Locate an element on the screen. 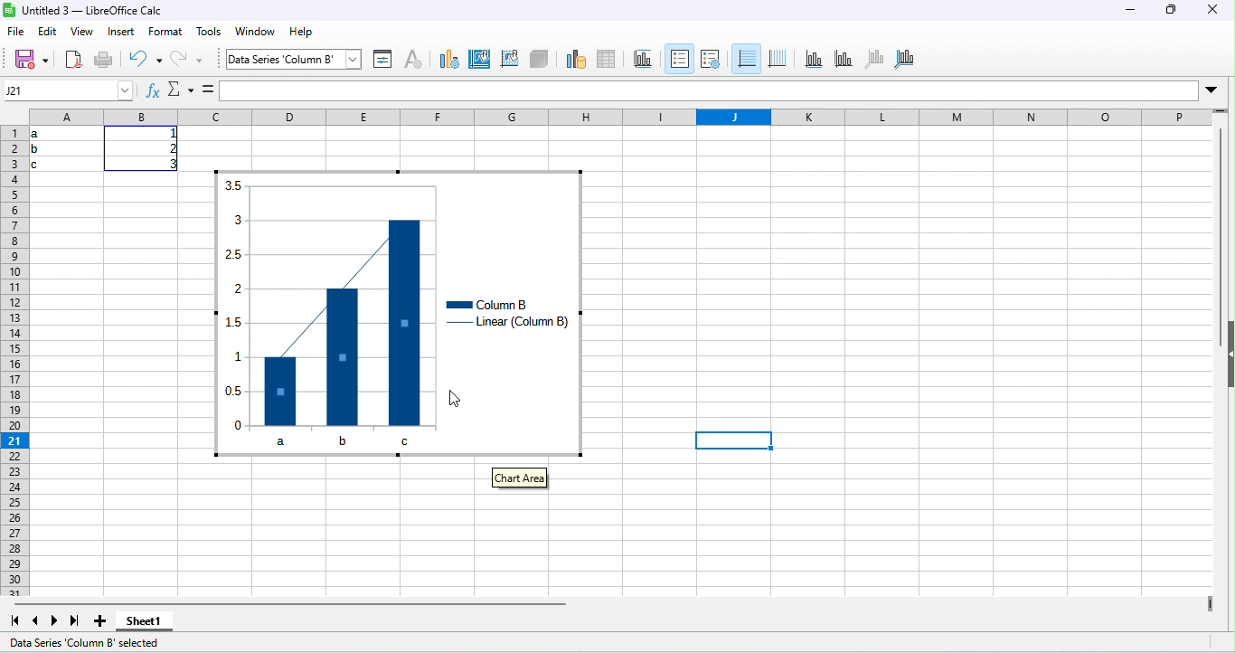  legends on/off is located at coordinates (681, 56).